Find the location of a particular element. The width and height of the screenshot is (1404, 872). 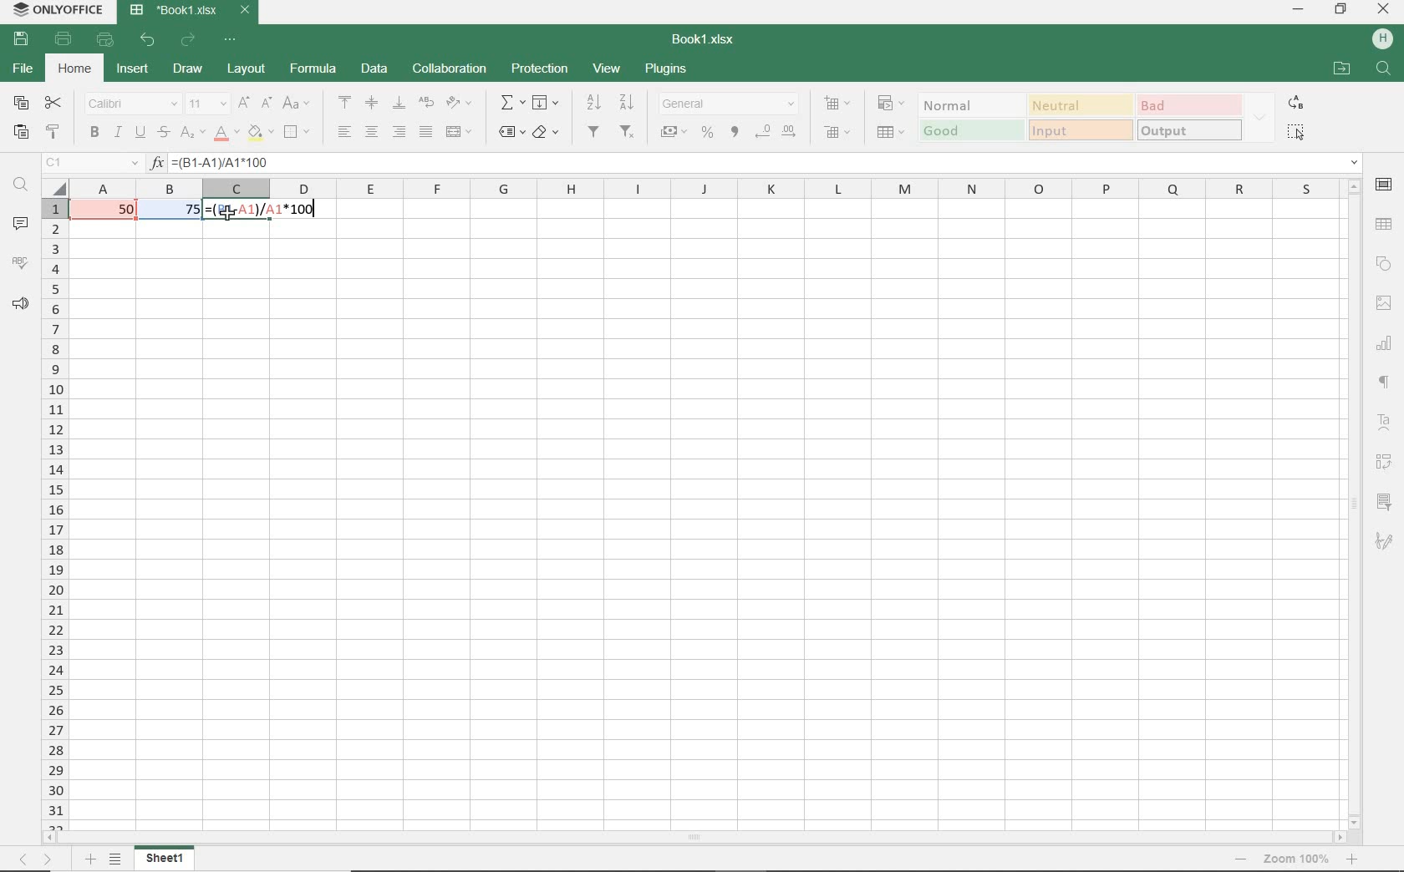

accounting style is located at coordinates (674, 132).